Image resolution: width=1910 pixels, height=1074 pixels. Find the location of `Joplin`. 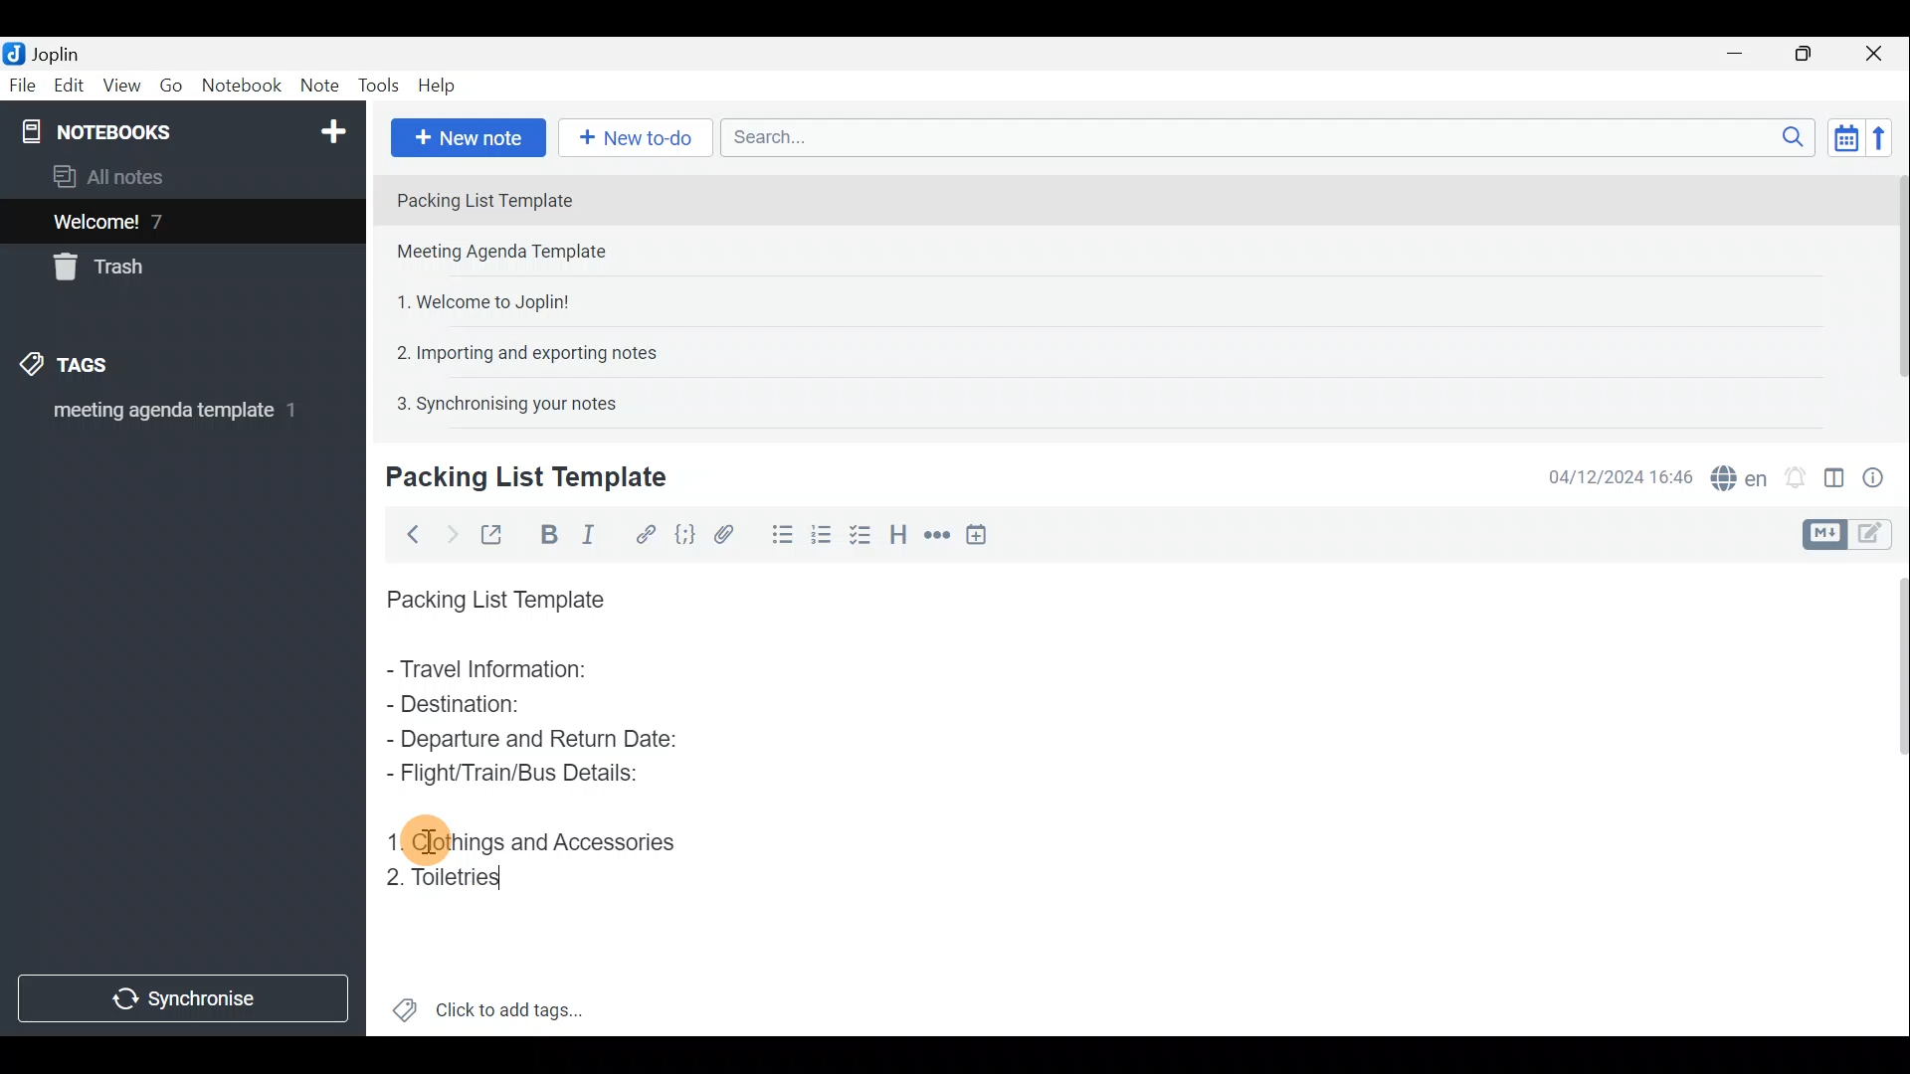

Joplin is located at coordinates (47, 53).